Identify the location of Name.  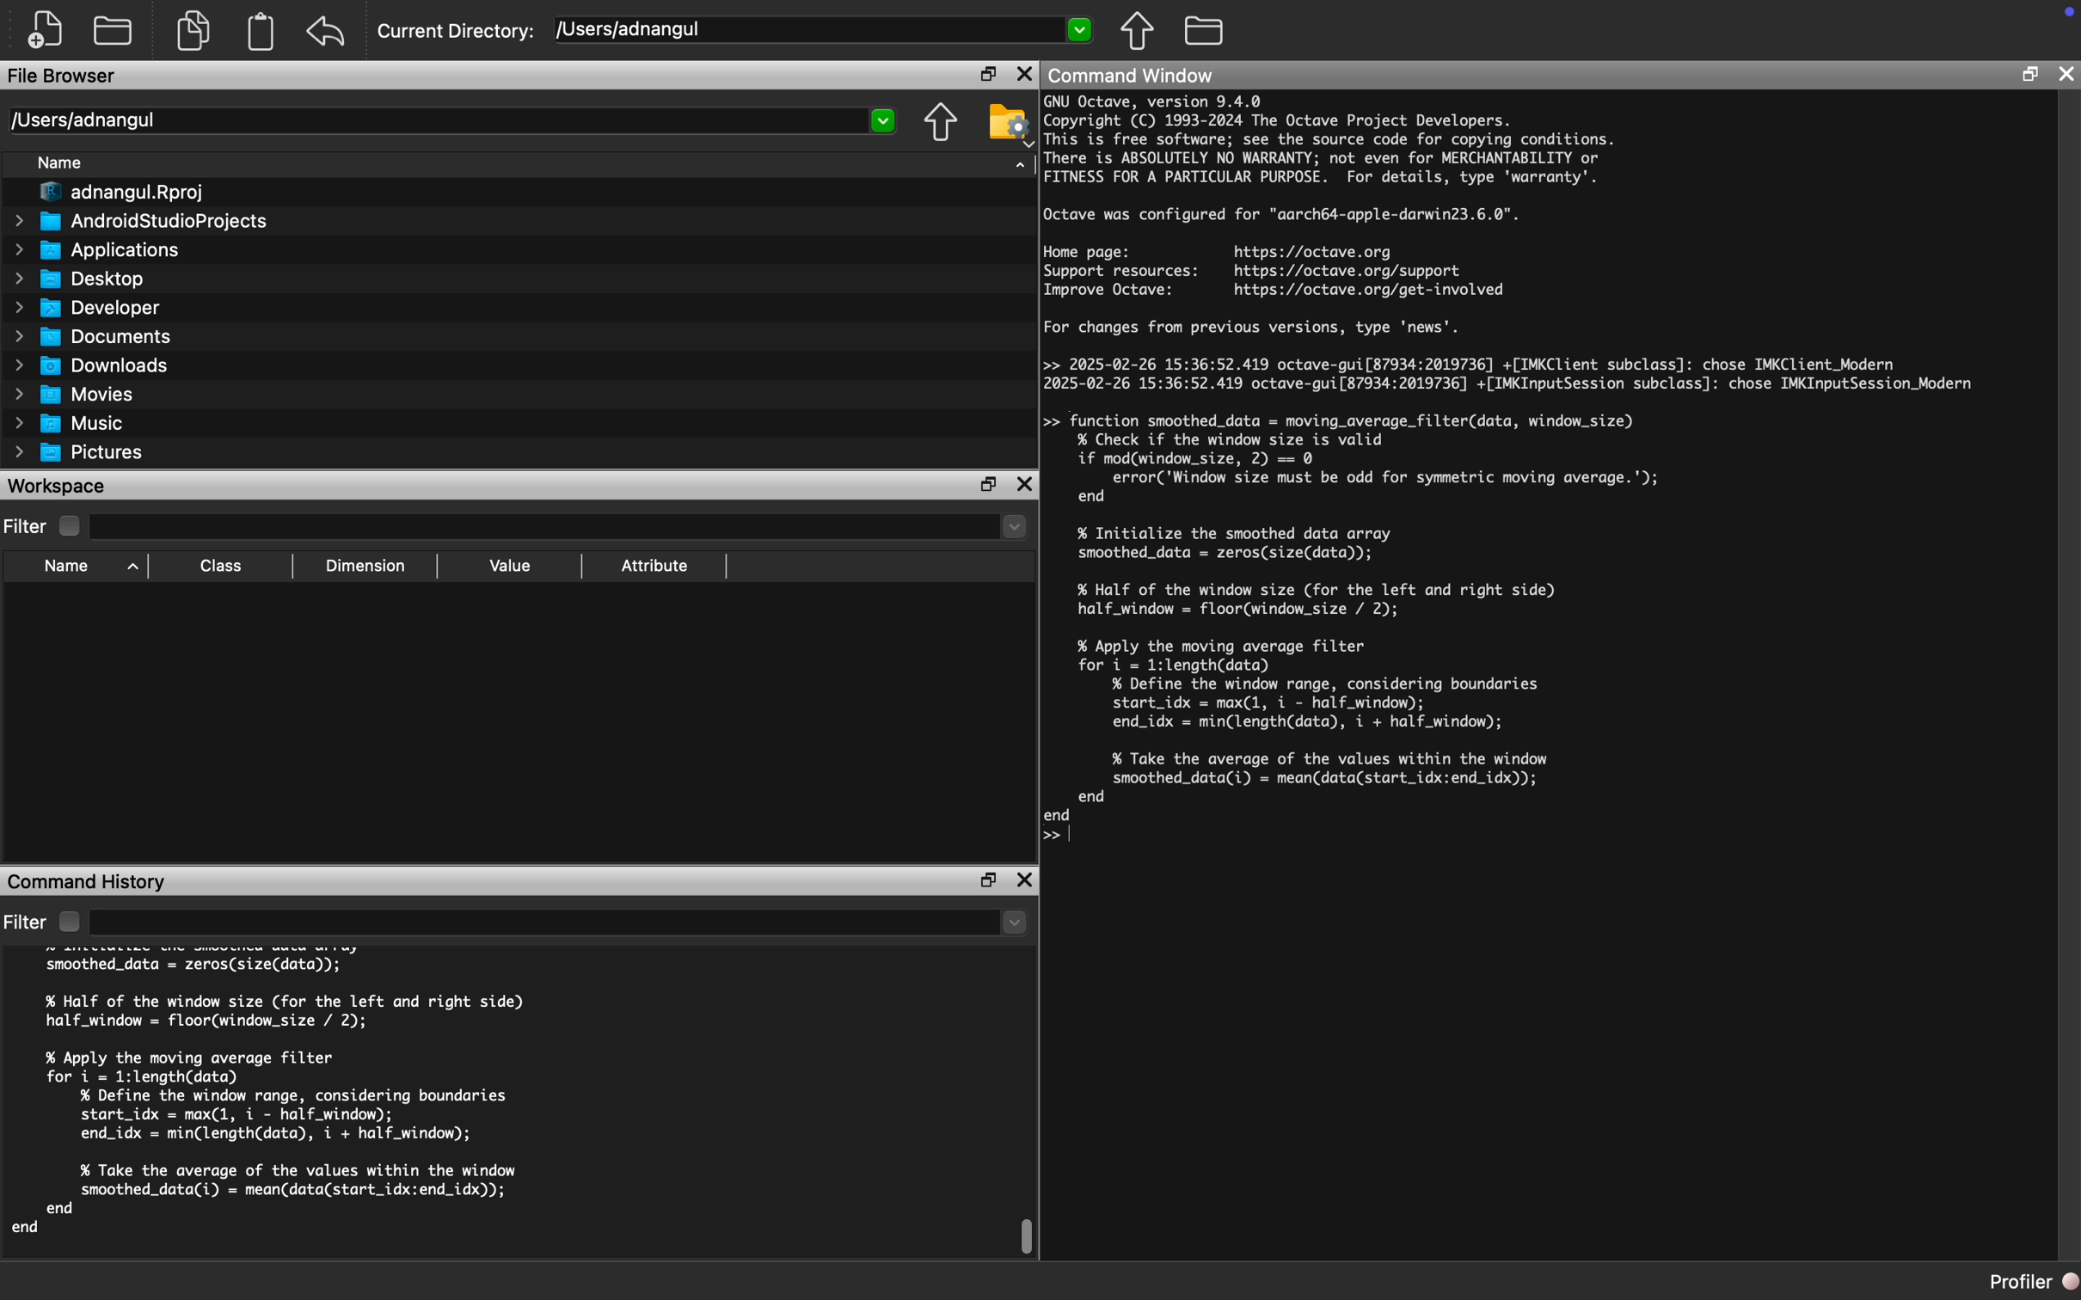
(61, 162).